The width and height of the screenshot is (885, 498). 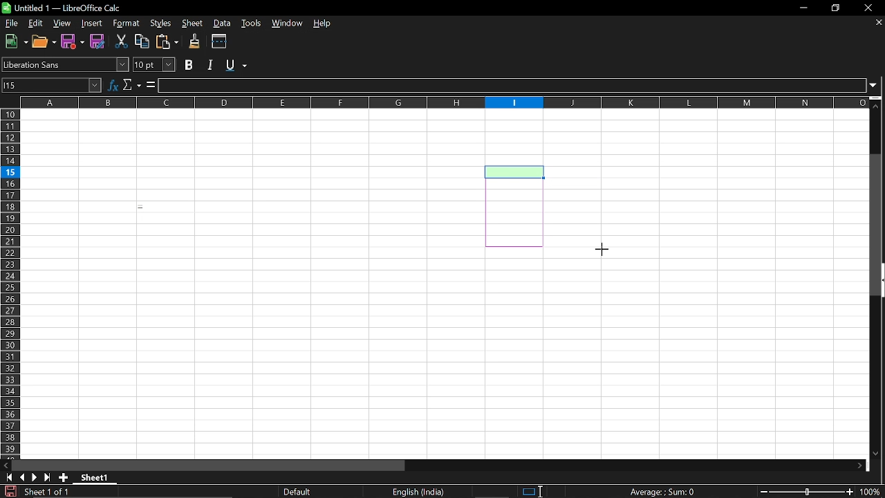 I want to click on Window, so click(x=288, y=24).